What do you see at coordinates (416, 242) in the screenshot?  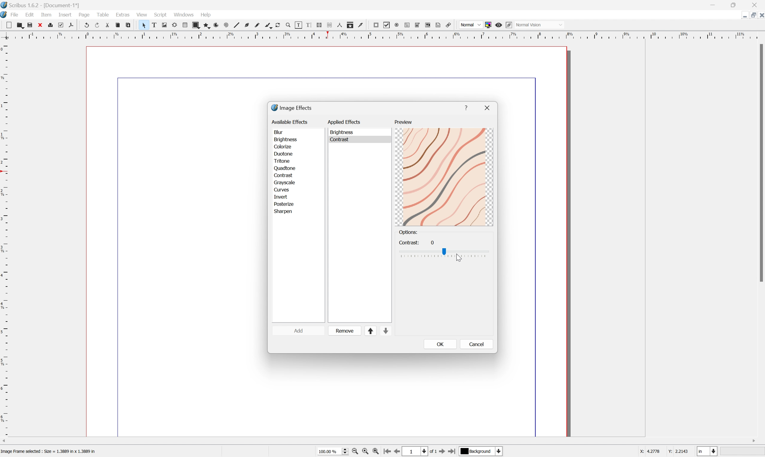 I see `contrast: 0` at bounding box center [416, 242].